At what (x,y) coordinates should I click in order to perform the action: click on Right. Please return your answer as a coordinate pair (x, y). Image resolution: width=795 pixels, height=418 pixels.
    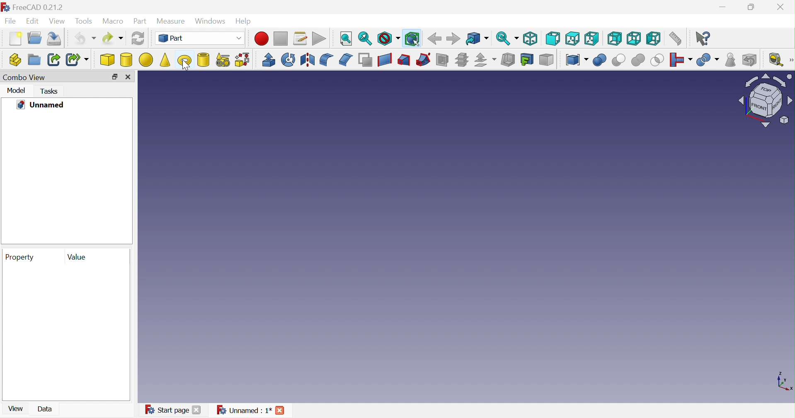
    Looking at the image, I should click on (591, 39).